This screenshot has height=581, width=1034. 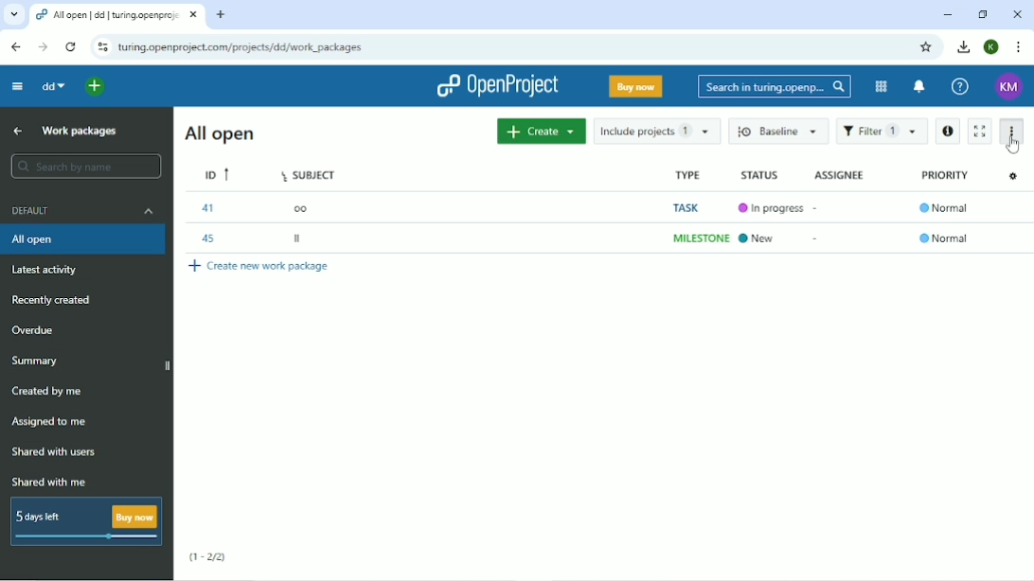 I want to click on Open details view, so click(x=948, y=132).